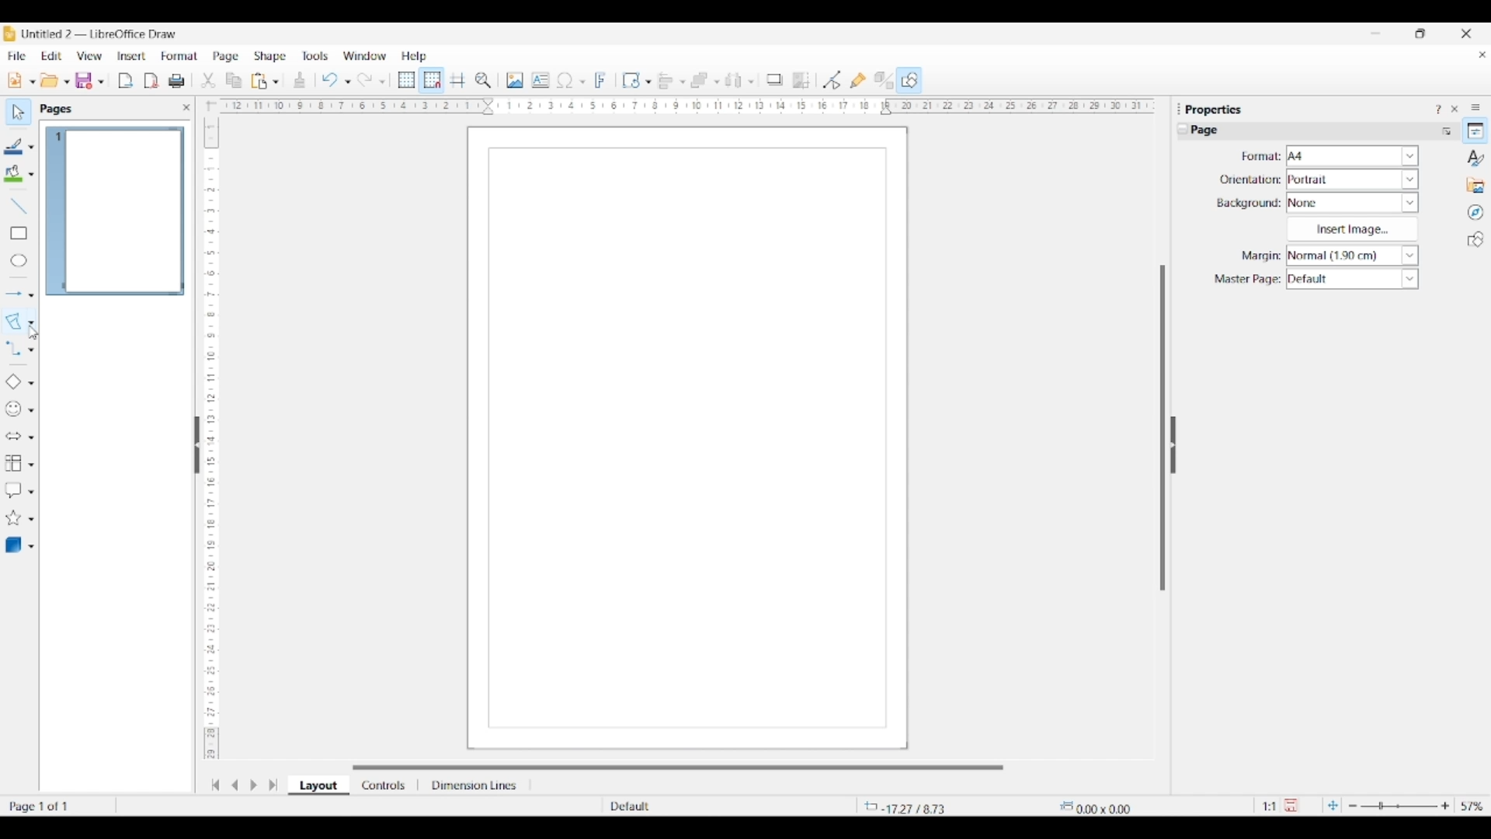 The image size is (1491, 839). Describe the element at coordinates (273, 785) in the screenshot. I see `Jump to the last slide` at that location.